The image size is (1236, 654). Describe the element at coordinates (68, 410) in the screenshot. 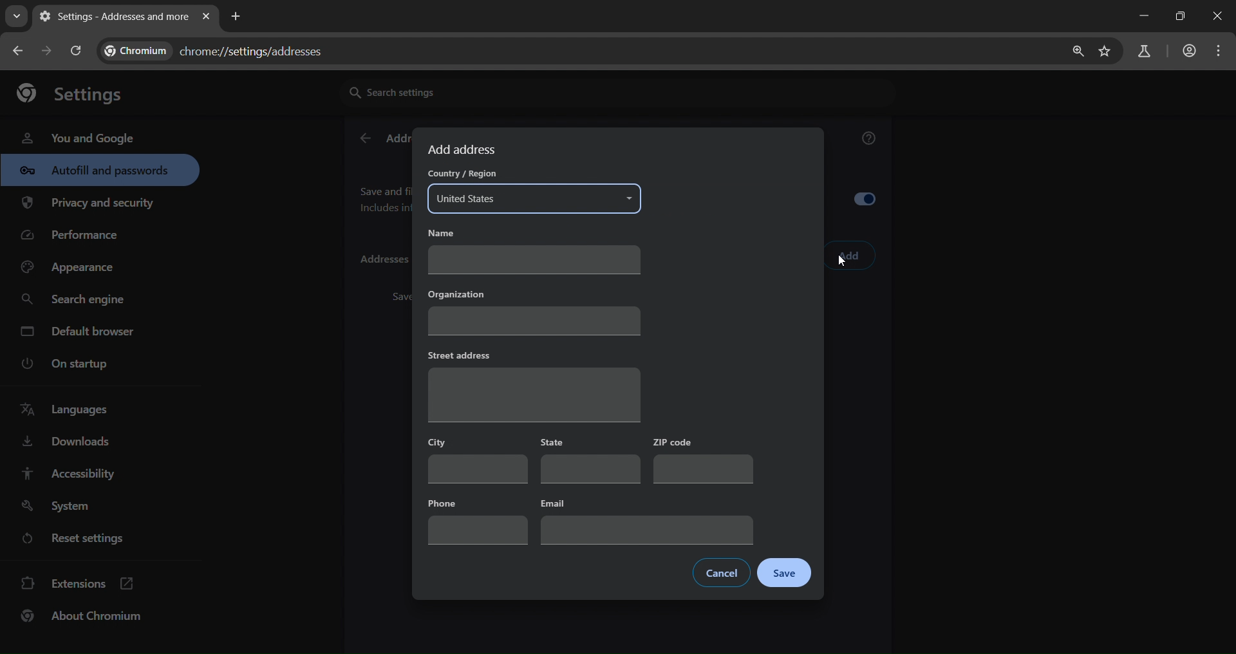

I see `language` at that location.